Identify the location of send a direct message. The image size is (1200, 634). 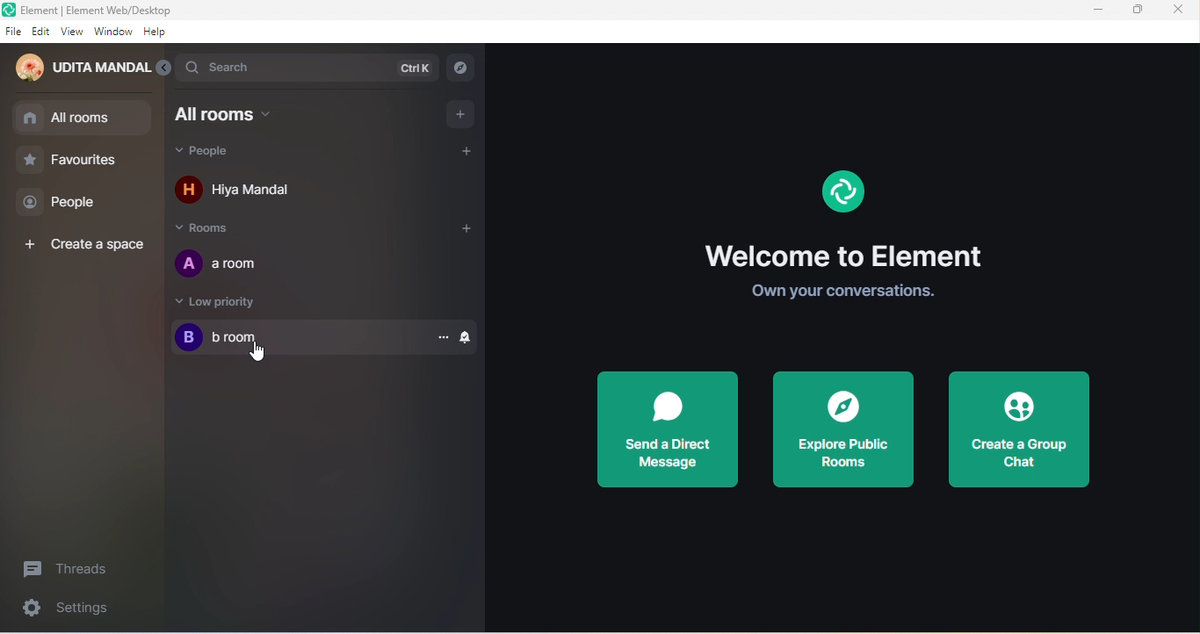
(670, 431).